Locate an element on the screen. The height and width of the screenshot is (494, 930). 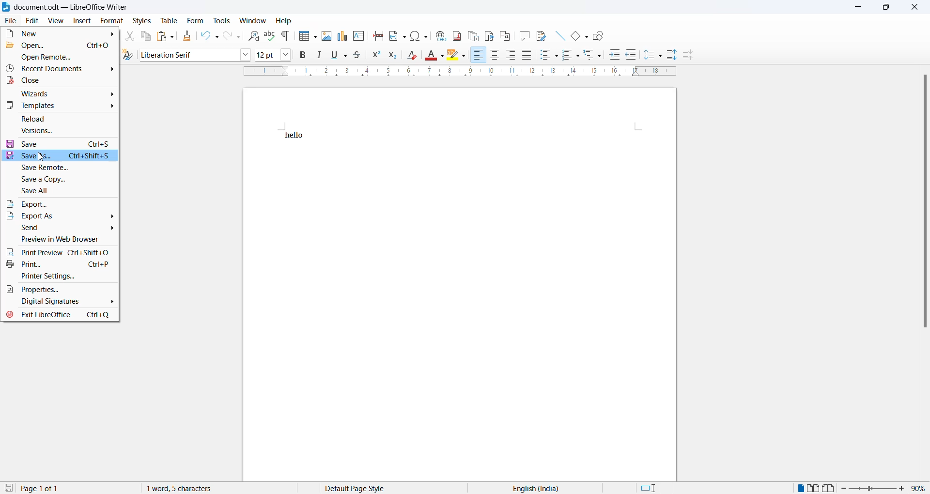
Align Left is located at coordinates (478, 55).